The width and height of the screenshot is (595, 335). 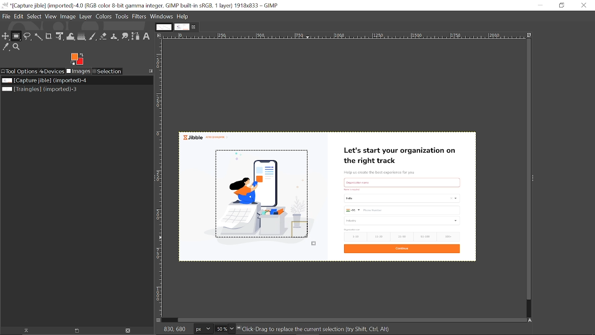 What do you see at coordinates (34, 16) in the screenshot?
I see `Select` at bounding box center [34, 16].